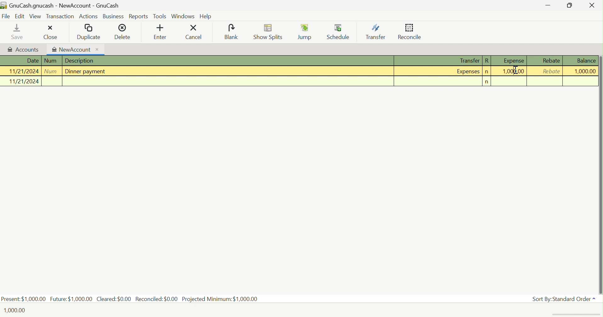  Describe the element at coordinates (59, 5) in the screenshot. I see `GnuCash.gnucash - Accounts - GnuCash` at that location.